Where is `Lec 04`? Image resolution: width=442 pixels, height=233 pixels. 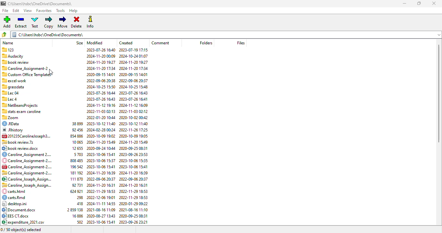 Lec 04 is located at coordinates (11, 94).